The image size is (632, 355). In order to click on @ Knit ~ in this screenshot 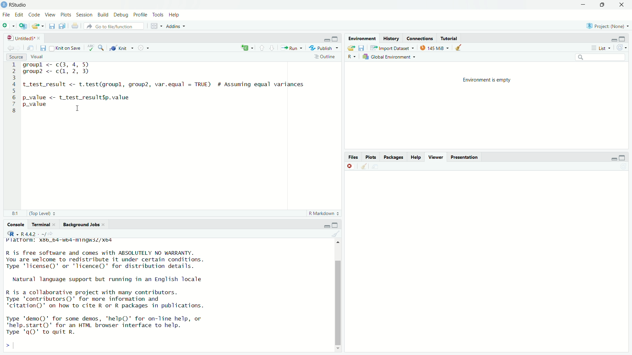, I will do `click(120, 48)`.